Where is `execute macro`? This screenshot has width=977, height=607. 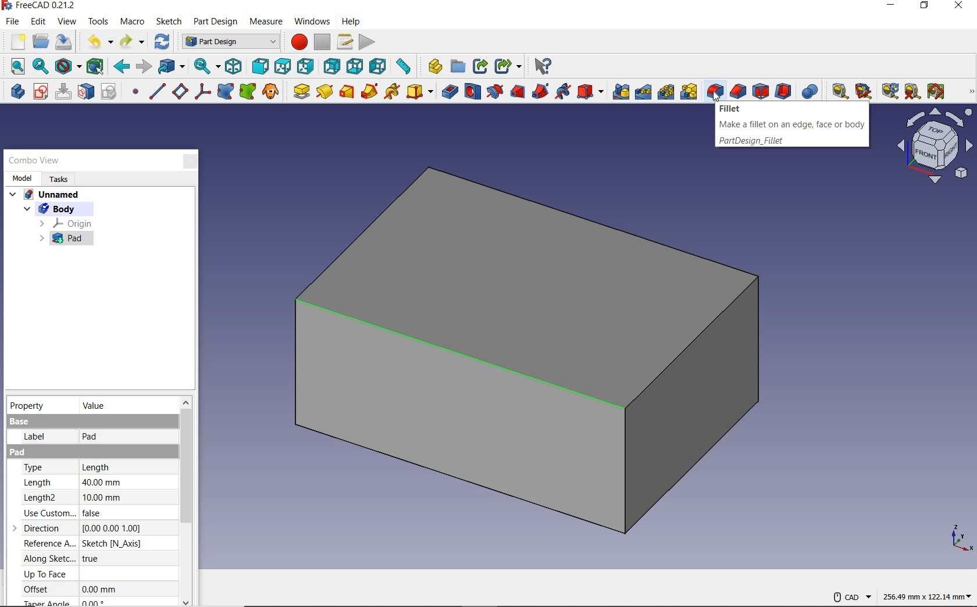 execute macro is located at coordinates (368, 42).